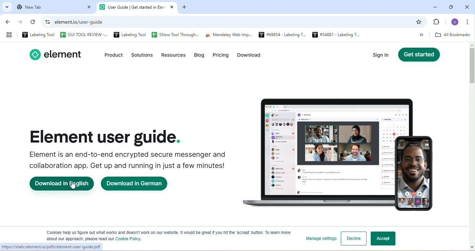 This screenshot has height=251, width=475. Describe the element at coordinates (34, 23) in the screenshot. I see `reload the page` at that location.